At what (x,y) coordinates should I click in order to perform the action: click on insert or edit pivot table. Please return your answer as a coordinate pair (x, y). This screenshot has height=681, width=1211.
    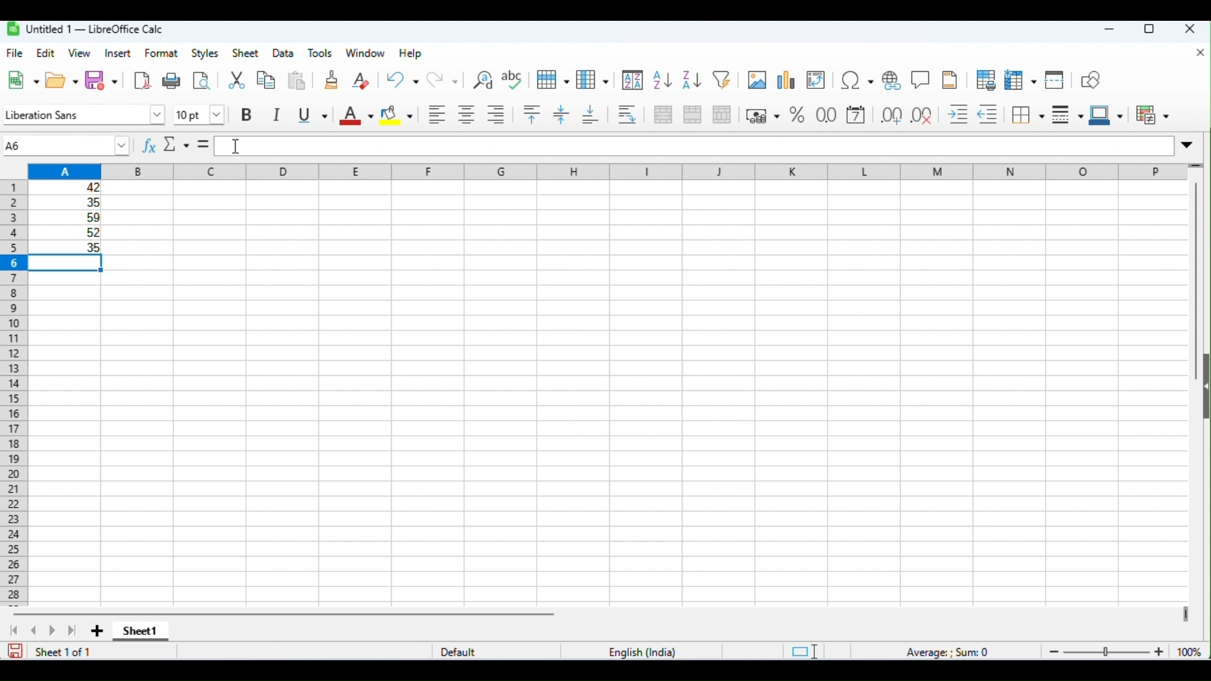
    Looking at the image, I should click on (816, 80).